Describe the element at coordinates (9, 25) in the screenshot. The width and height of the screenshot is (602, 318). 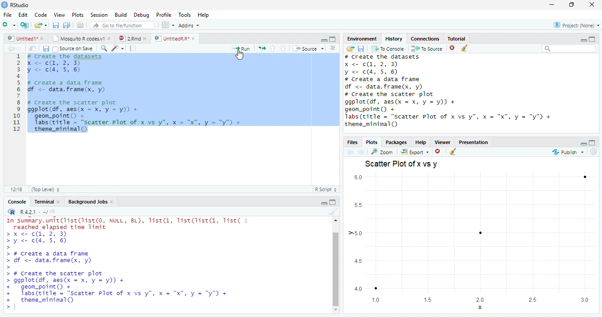
I see `New file` at that location.